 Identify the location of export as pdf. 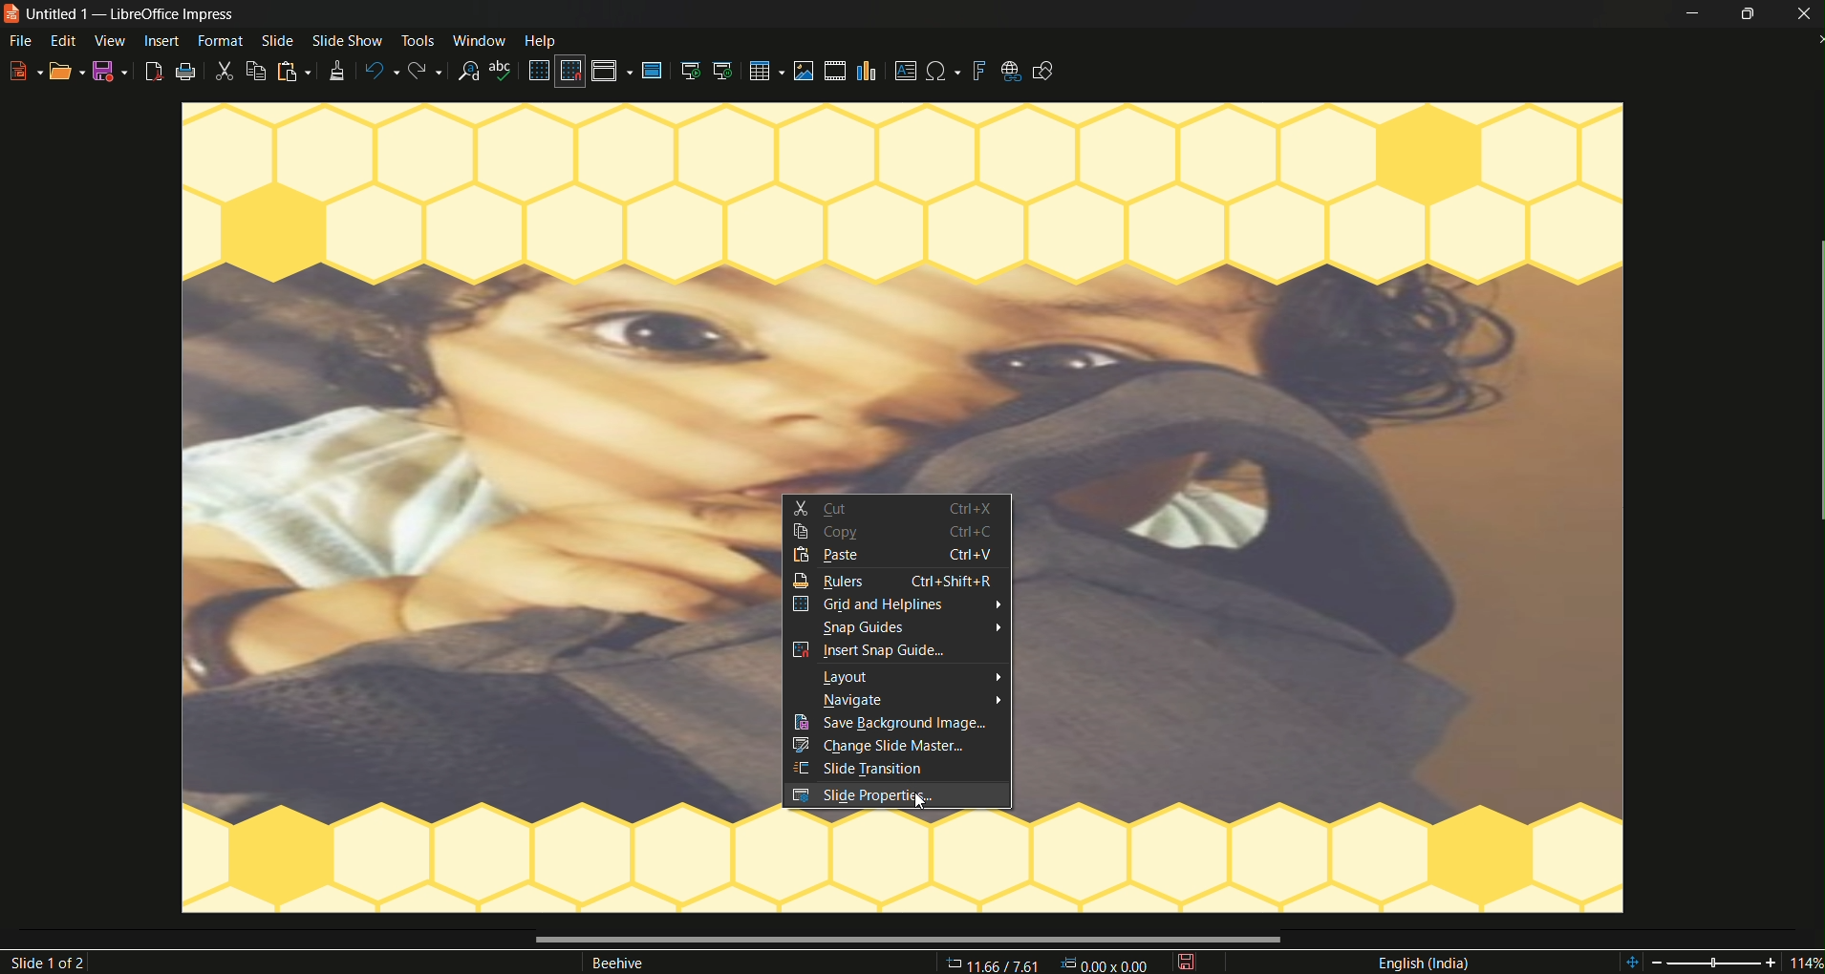
(154, 72).